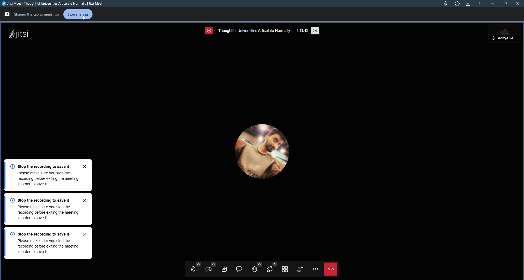 The width and height of the screenshot is (524, 280). I want to click on start camera, so click(209, 267).